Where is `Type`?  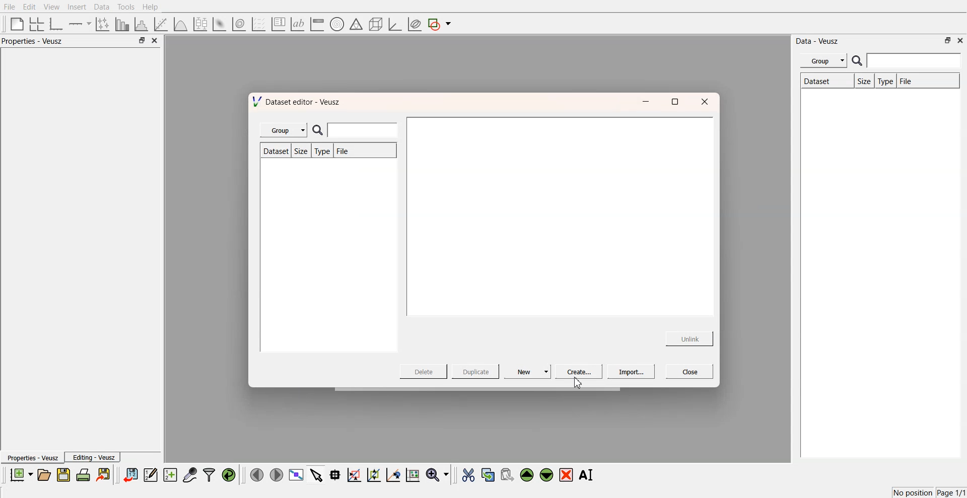
Type is located at coordinates (322, 151).